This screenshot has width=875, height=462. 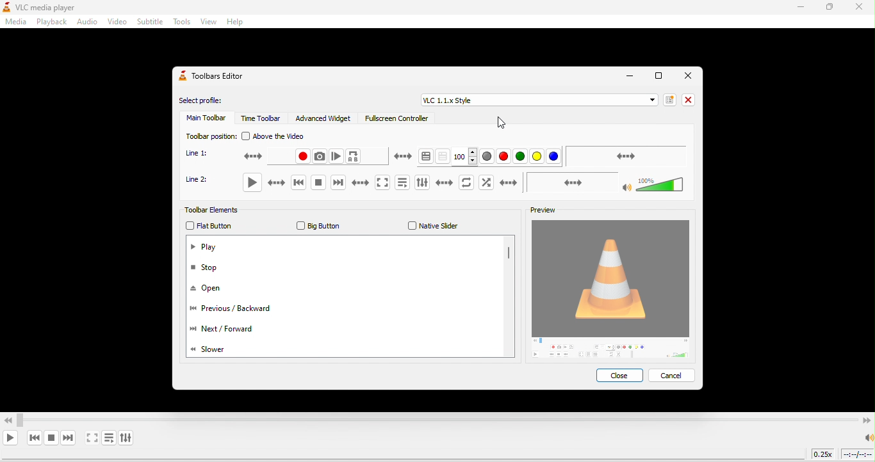 I want to click on help, so click(x=238, y=22).